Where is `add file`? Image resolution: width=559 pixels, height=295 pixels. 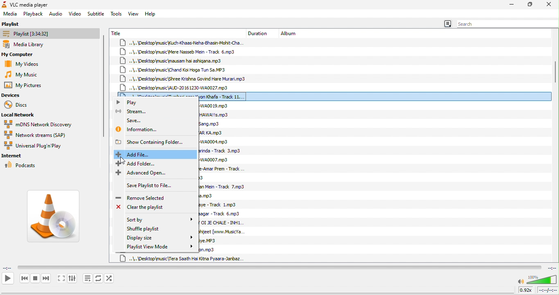 add file is located at coordinates (155, 154).